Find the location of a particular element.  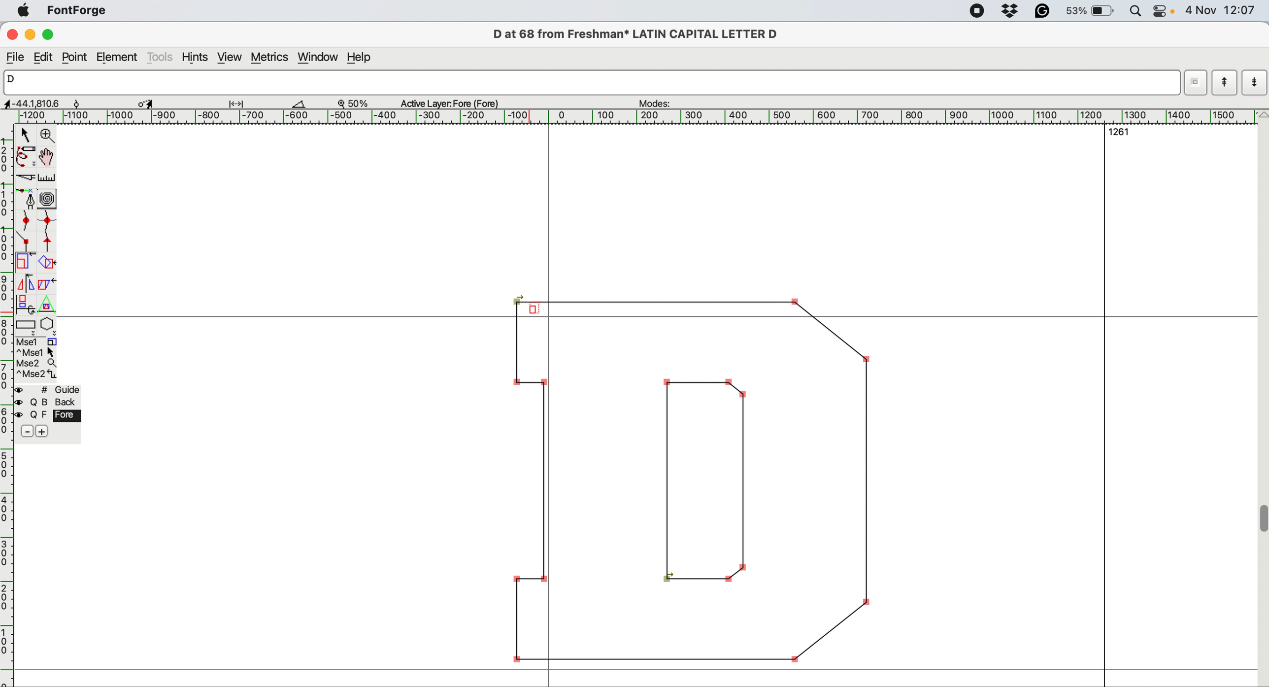

help is located at coordinates (364, 59).